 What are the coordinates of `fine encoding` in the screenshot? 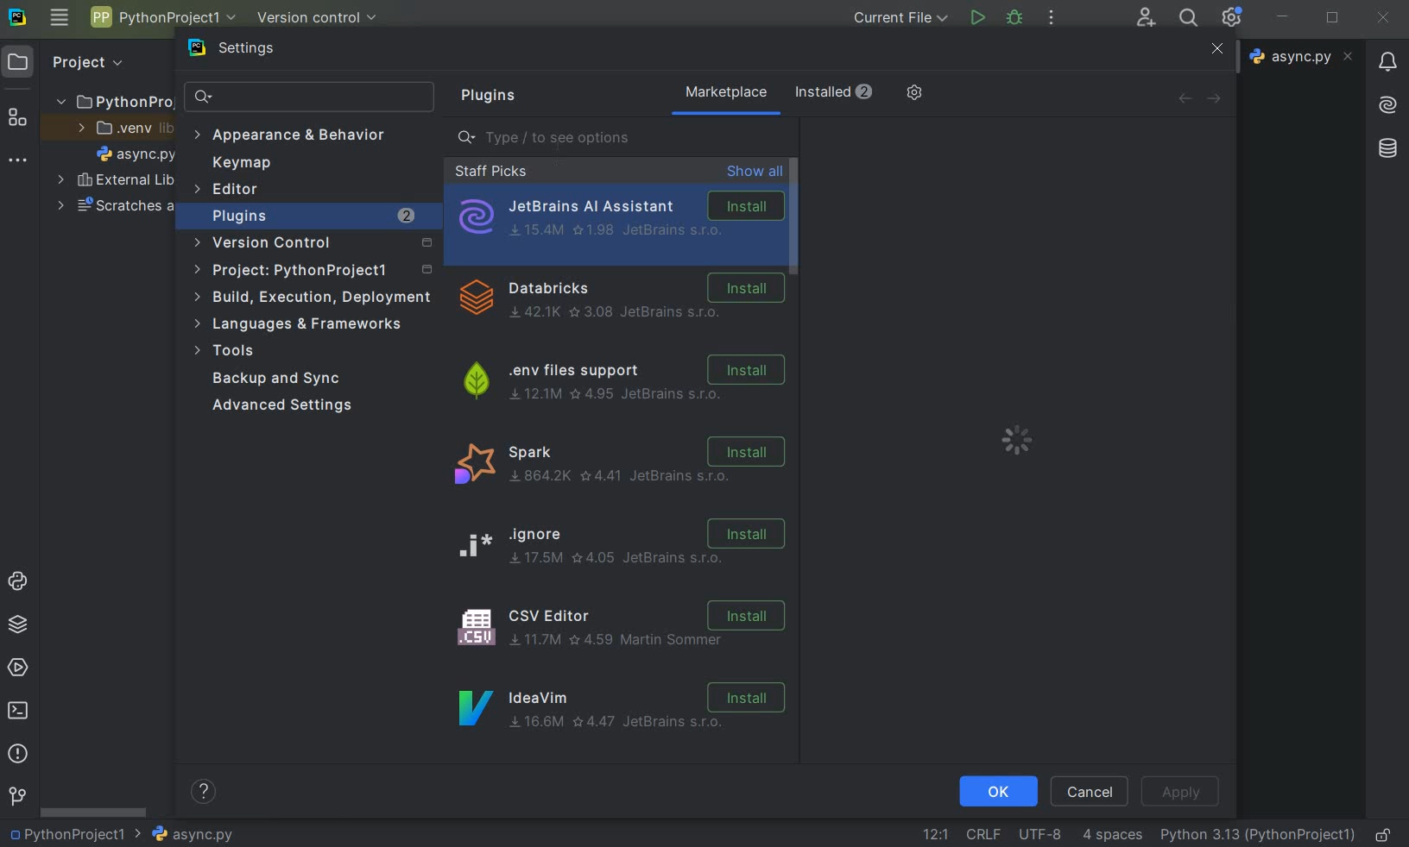 It's located at (1039, 832).